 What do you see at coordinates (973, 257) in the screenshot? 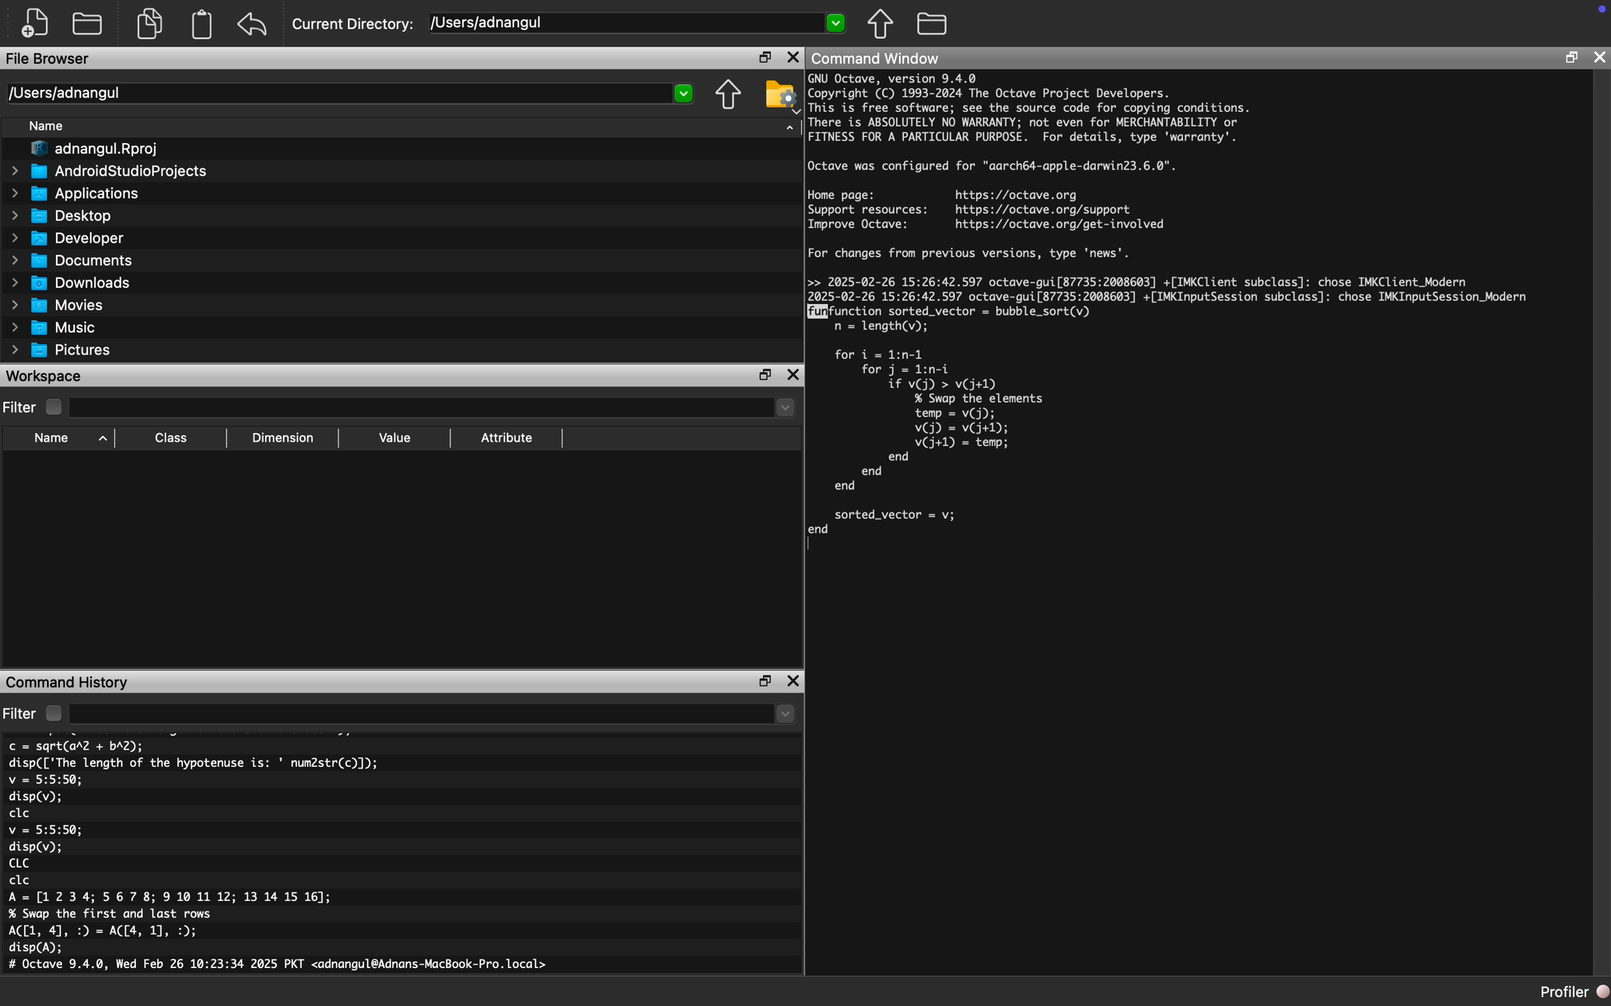
I see `For changes from previous versions, type 'news'.` at bounding box center [973, 257].